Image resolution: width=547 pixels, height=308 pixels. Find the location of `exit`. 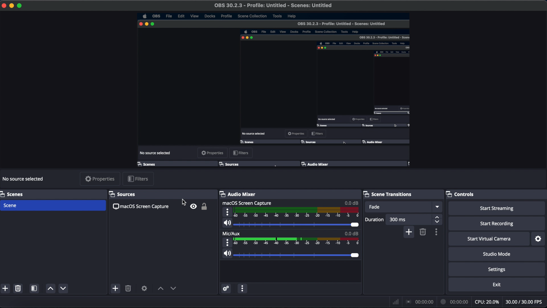

exit is located at coordinates (497, 285).